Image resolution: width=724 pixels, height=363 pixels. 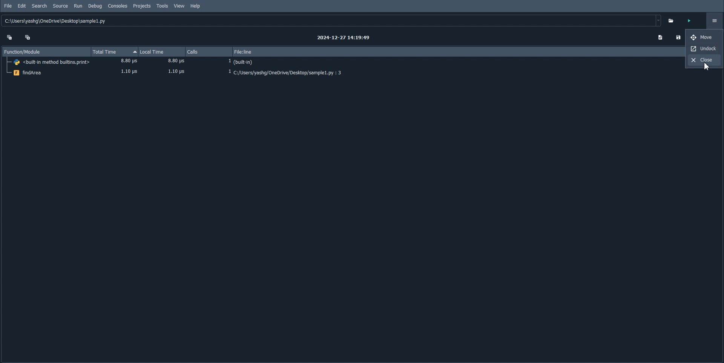 I want to click on Select python file, so click(x=672, y=20).